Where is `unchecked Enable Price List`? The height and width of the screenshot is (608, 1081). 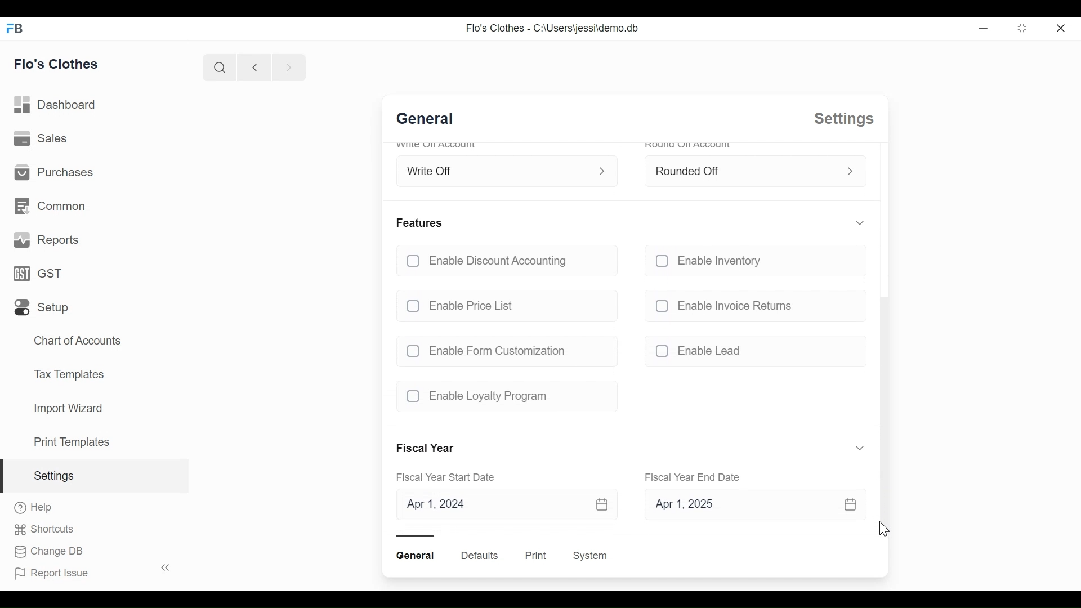
unchecked Enable Price List is located at coordinates (506, 303).